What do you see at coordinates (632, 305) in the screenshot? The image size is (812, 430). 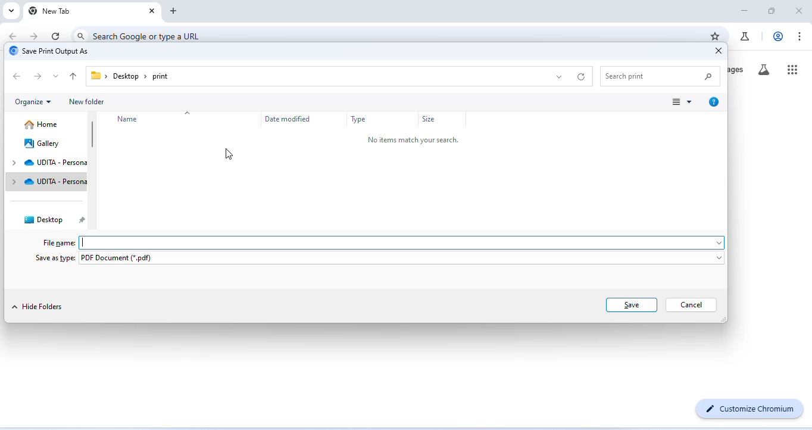 I see `save` at bounding box center [632, 305].